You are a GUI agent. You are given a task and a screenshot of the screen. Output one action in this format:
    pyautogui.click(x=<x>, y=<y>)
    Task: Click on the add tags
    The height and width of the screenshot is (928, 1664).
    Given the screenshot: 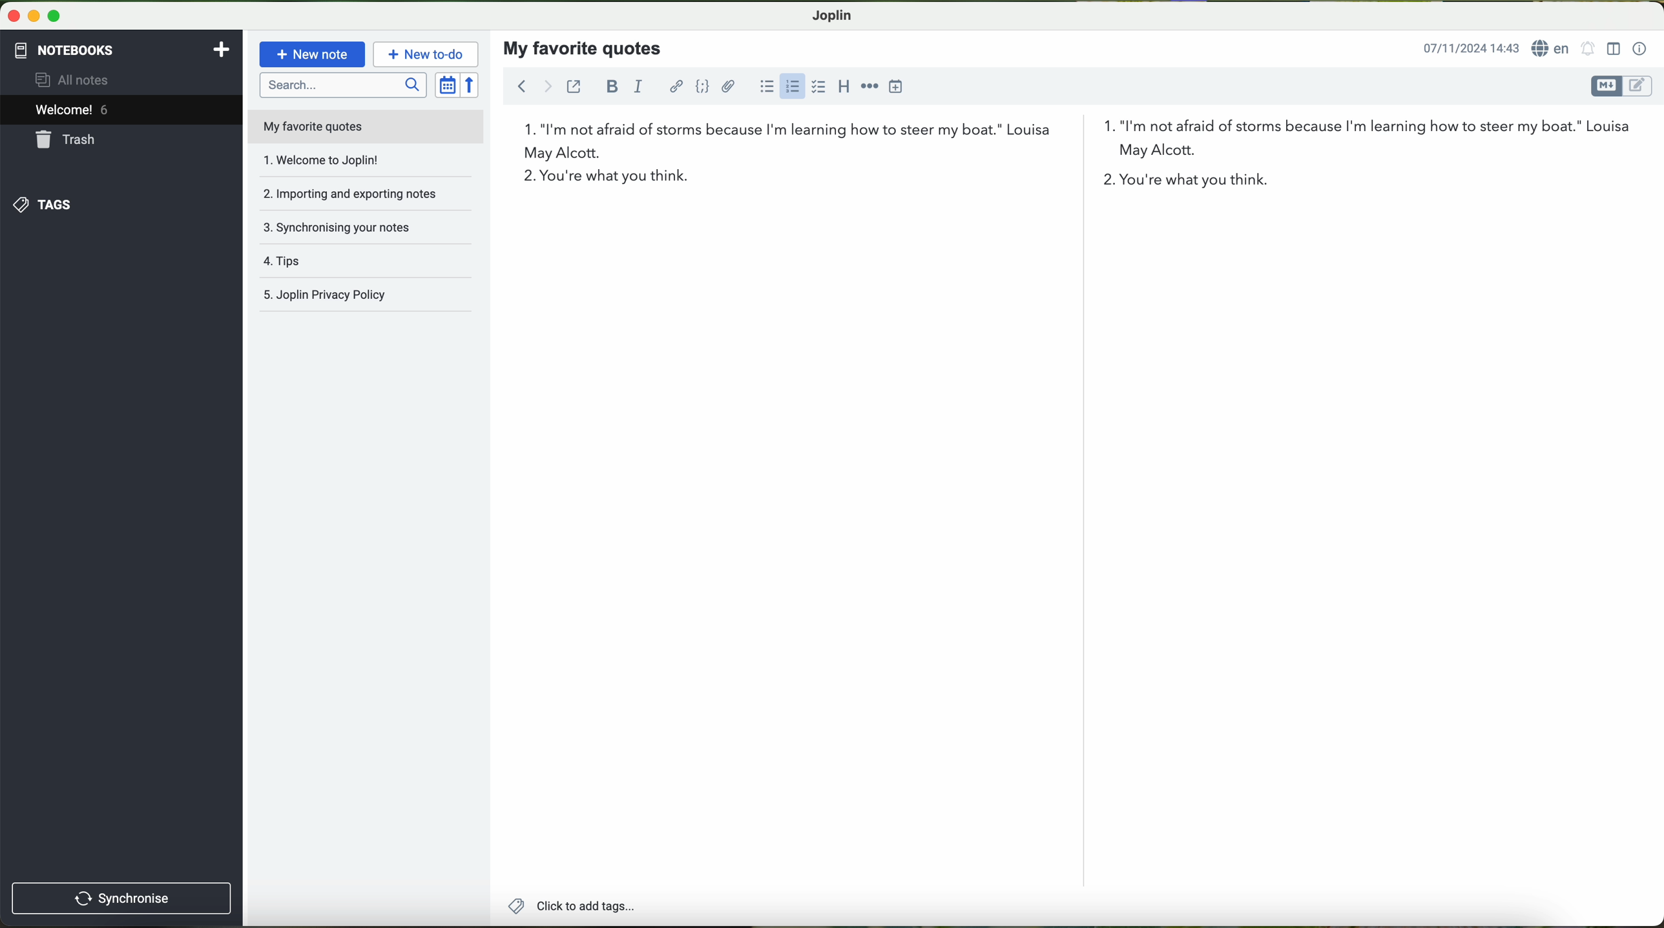 What is the action you would take?
    pyautogui.click(x=571, y=908)
    